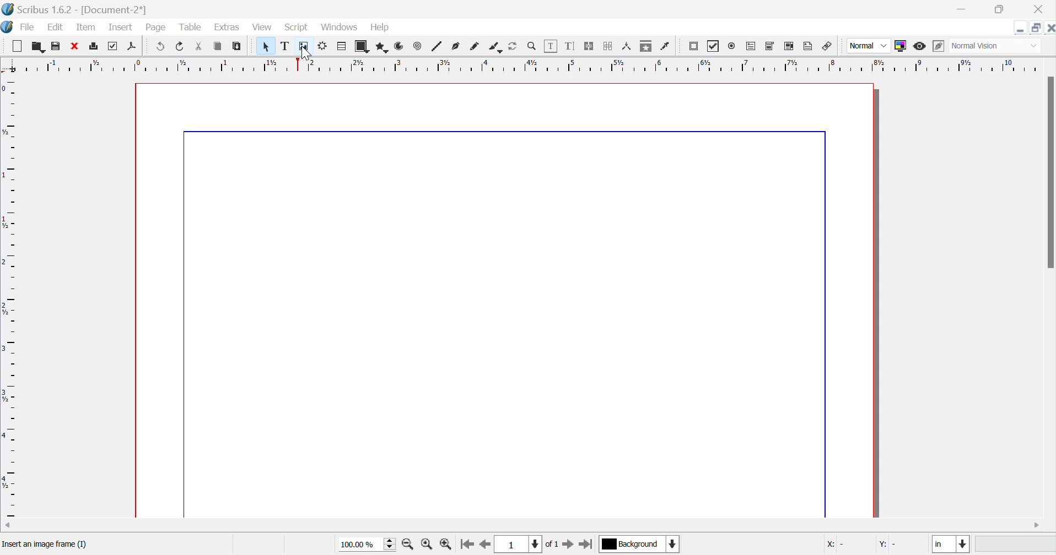 This screenshot has width=1056, height=555. What do you see at coordinates (339, 28) in the screenshot?
I see `windows` at bounding box center [339, 28].